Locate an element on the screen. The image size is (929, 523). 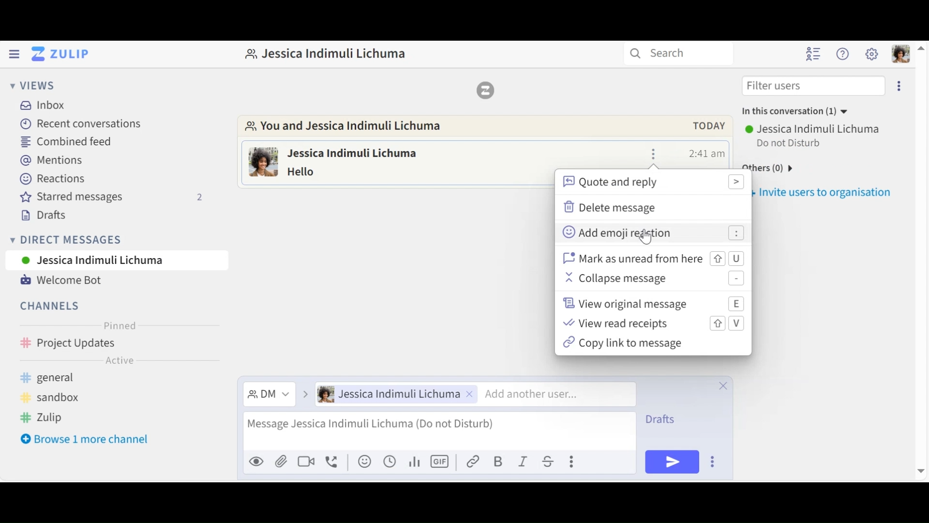
Time is located at coordinates (707, 153).